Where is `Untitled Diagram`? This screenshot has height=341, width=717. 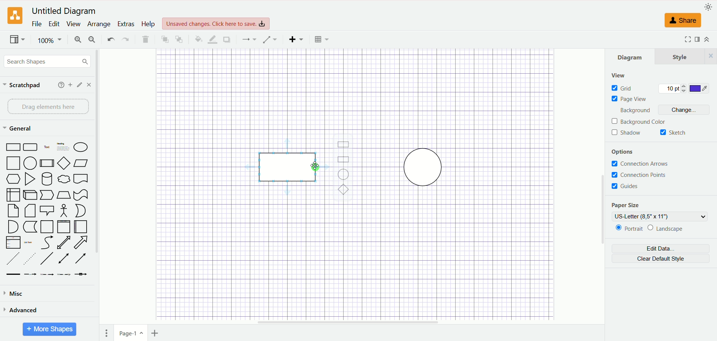
Untitled Diagram is located at coordinates (64, 12).